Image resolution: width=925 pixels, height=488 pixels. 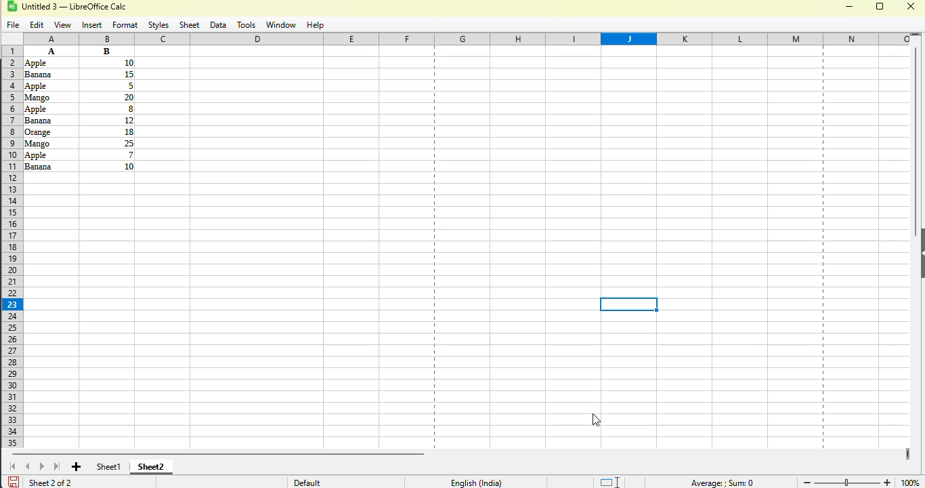 What do you see at coordinates (849, 7) in the screenshot?
I see `minimize` at bounding box center [849, 7].